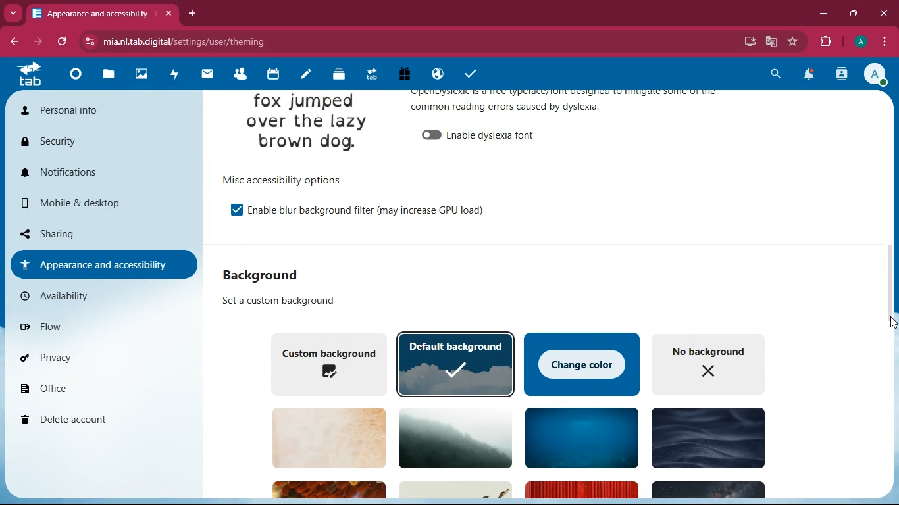  What do you see at coordinates (892, 273) in the screenshot?
I see `scroll bar` at bounding box center [892, 273].